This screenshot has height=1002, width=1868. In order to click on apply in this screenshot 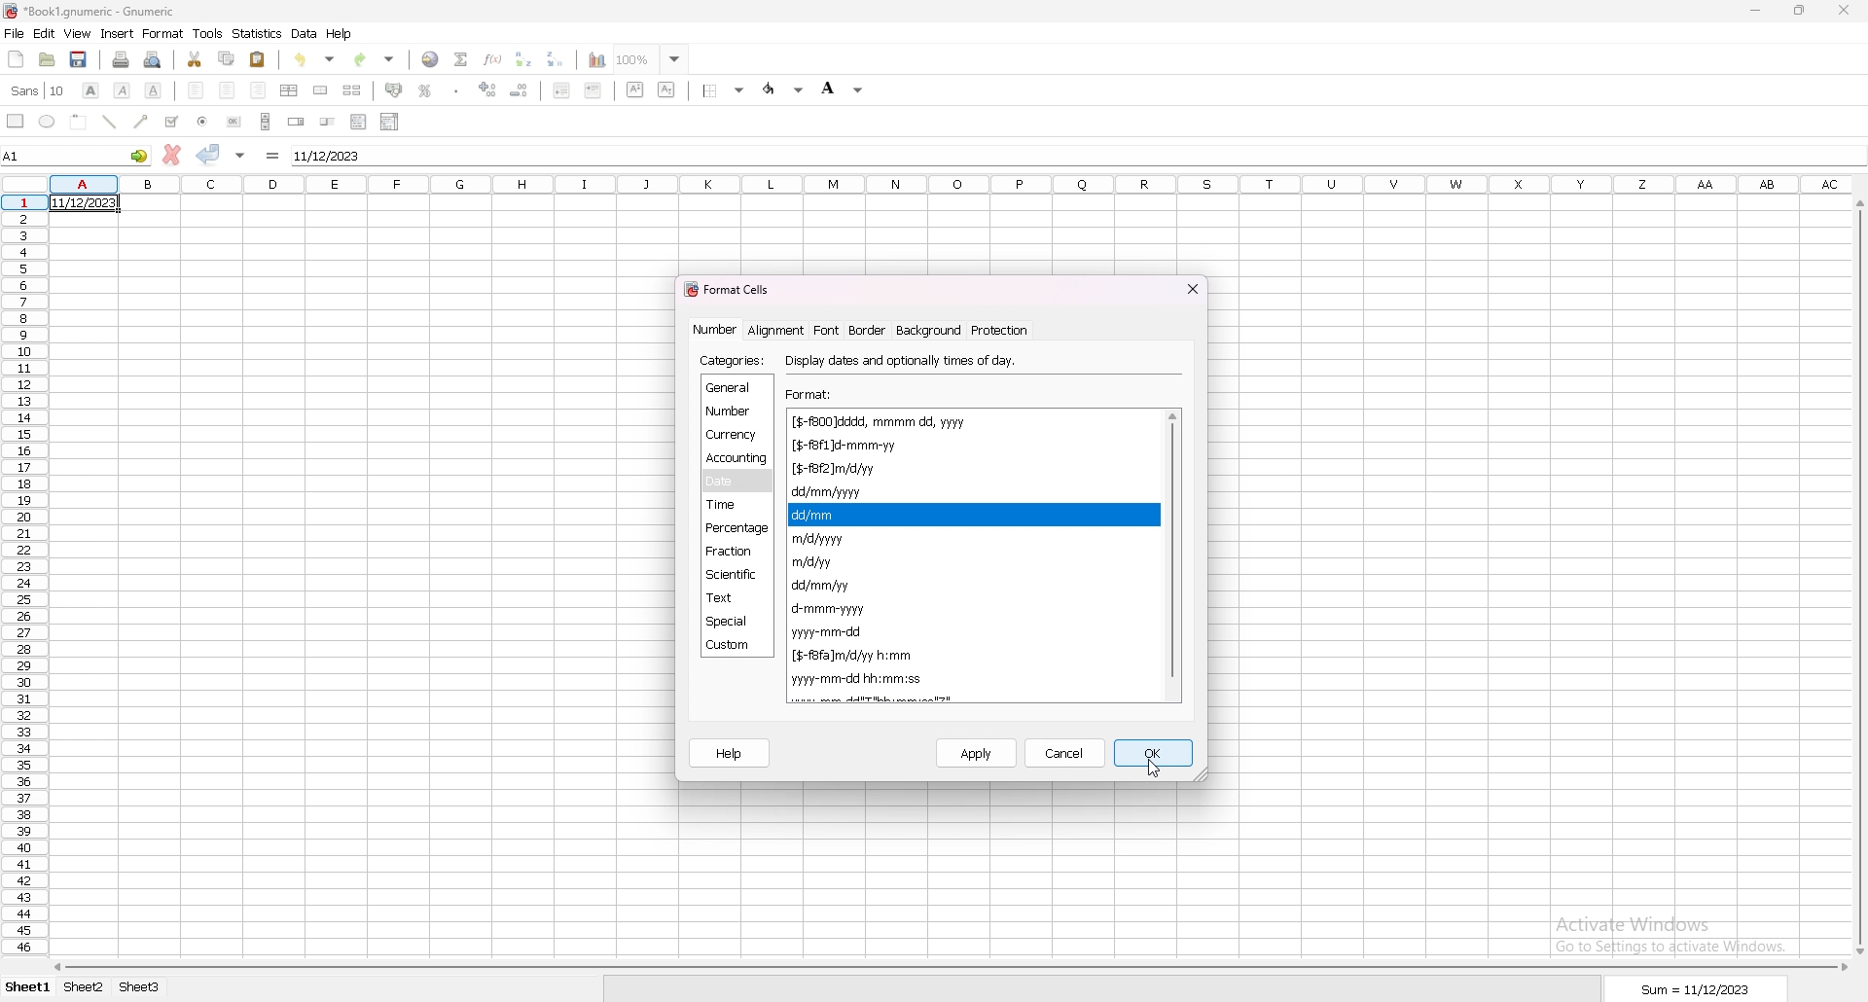, I will do `click(978, 754)`.